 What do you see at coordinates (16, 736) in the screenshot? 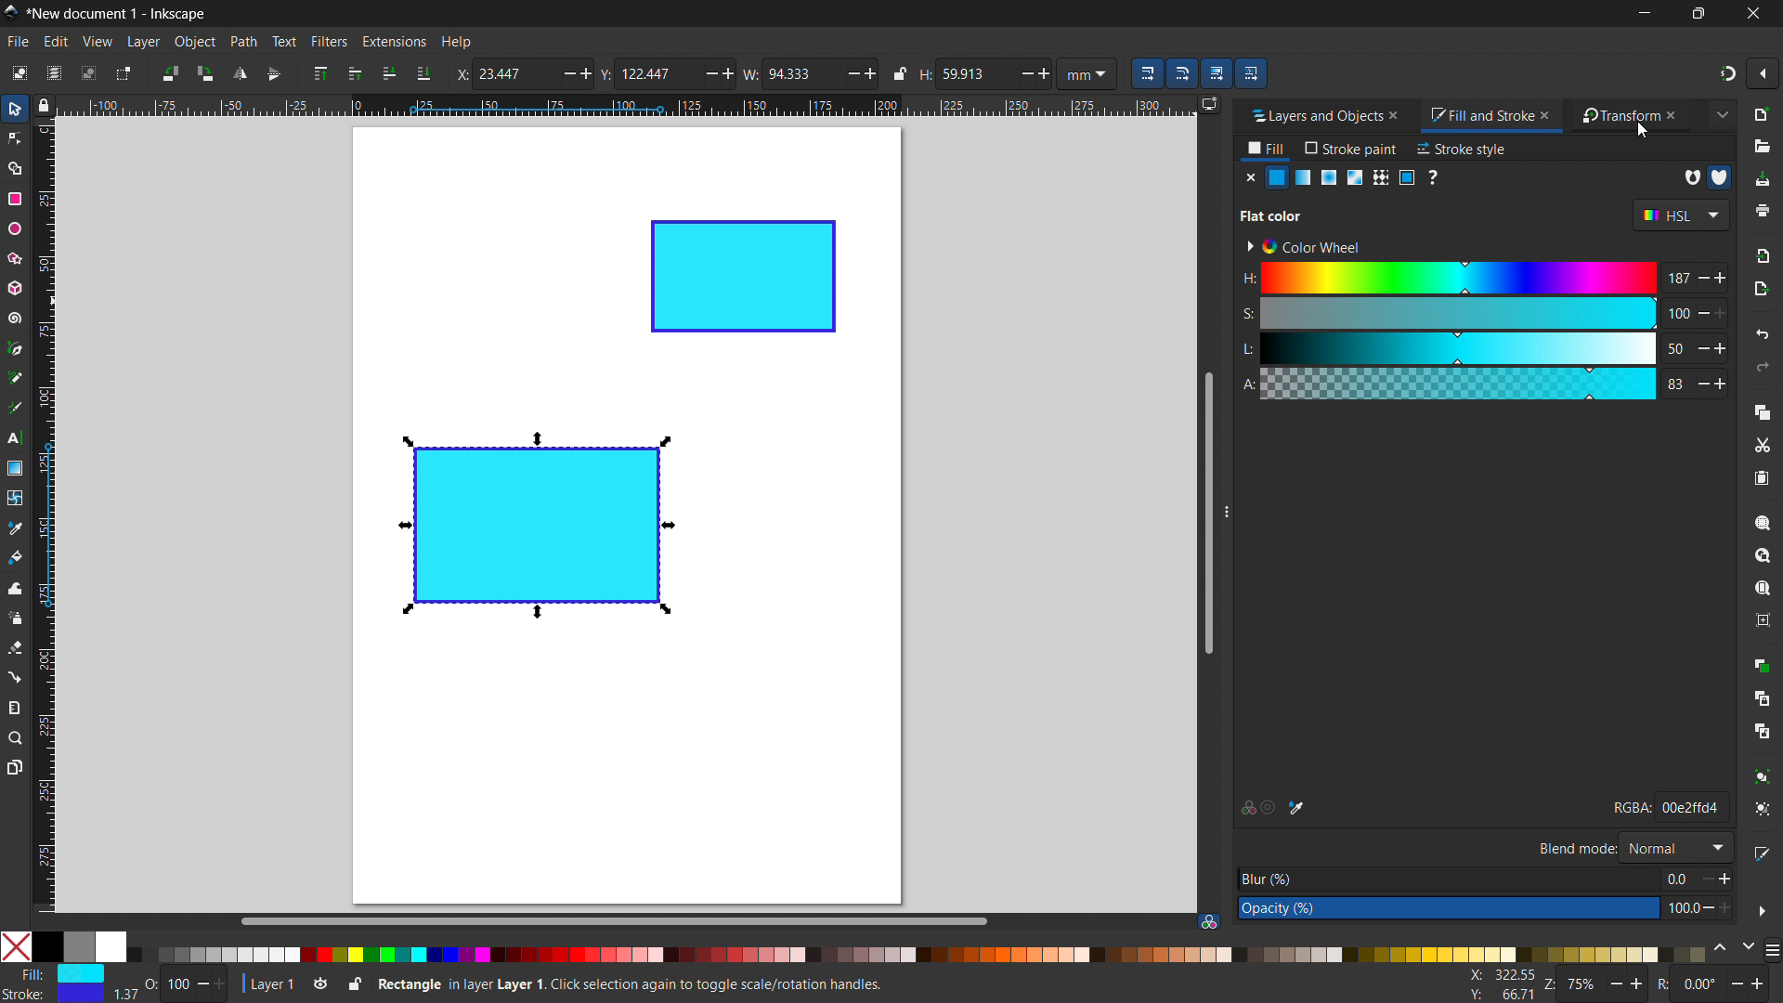
I see `zoom tool` at bounding box center [16, 736].